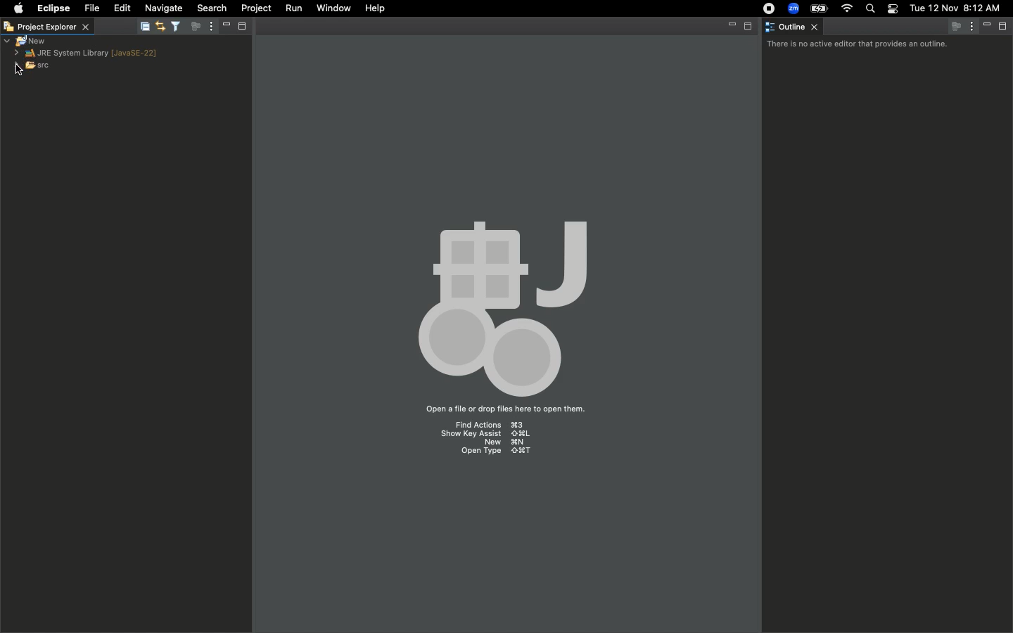 The image size is (1013, 633). What do you see at coordinates (750, 26) in the screenshot?
I see `Maximize` at bounding box center [750, 26].